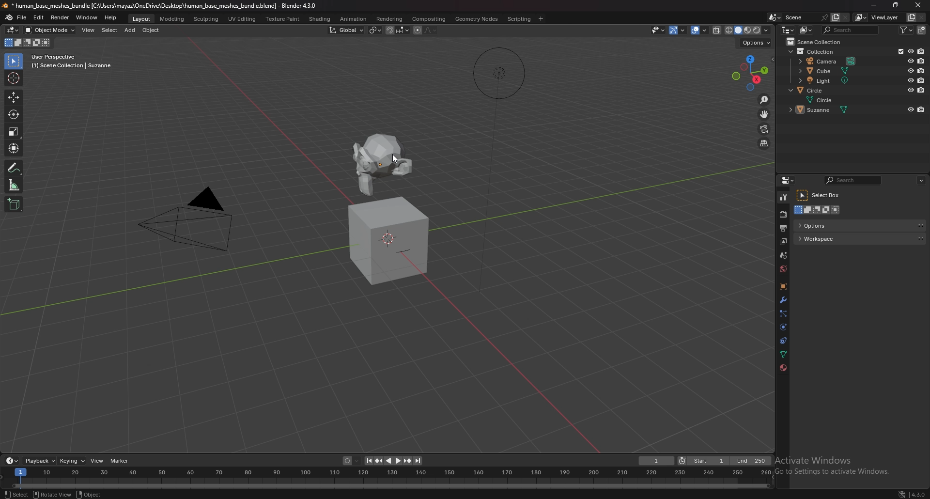 This screenshot has height=499, width=930. Describe the element at coordinates (910, 89) in the screenshot. I see `hide in viewport` at that location.